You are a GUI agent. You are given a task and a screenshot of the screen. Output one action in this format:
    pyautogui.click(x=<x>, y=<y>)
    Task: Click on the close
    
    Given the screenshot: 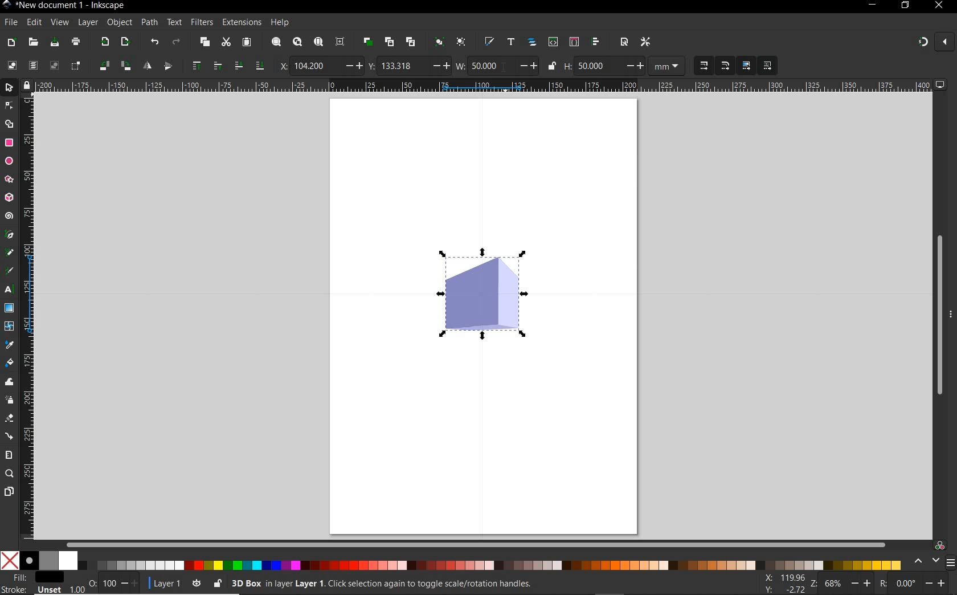 What is the action you would take?
    pyautogui.click(x=944, y=41)
    